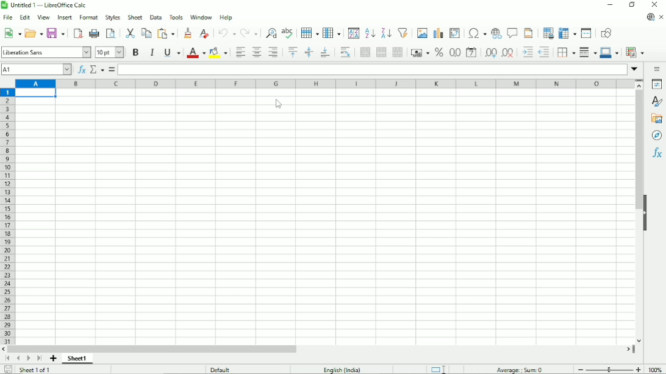  Describe the element at coordinates (512, 32) in the screenshot. I see `Insert comment` at that location.